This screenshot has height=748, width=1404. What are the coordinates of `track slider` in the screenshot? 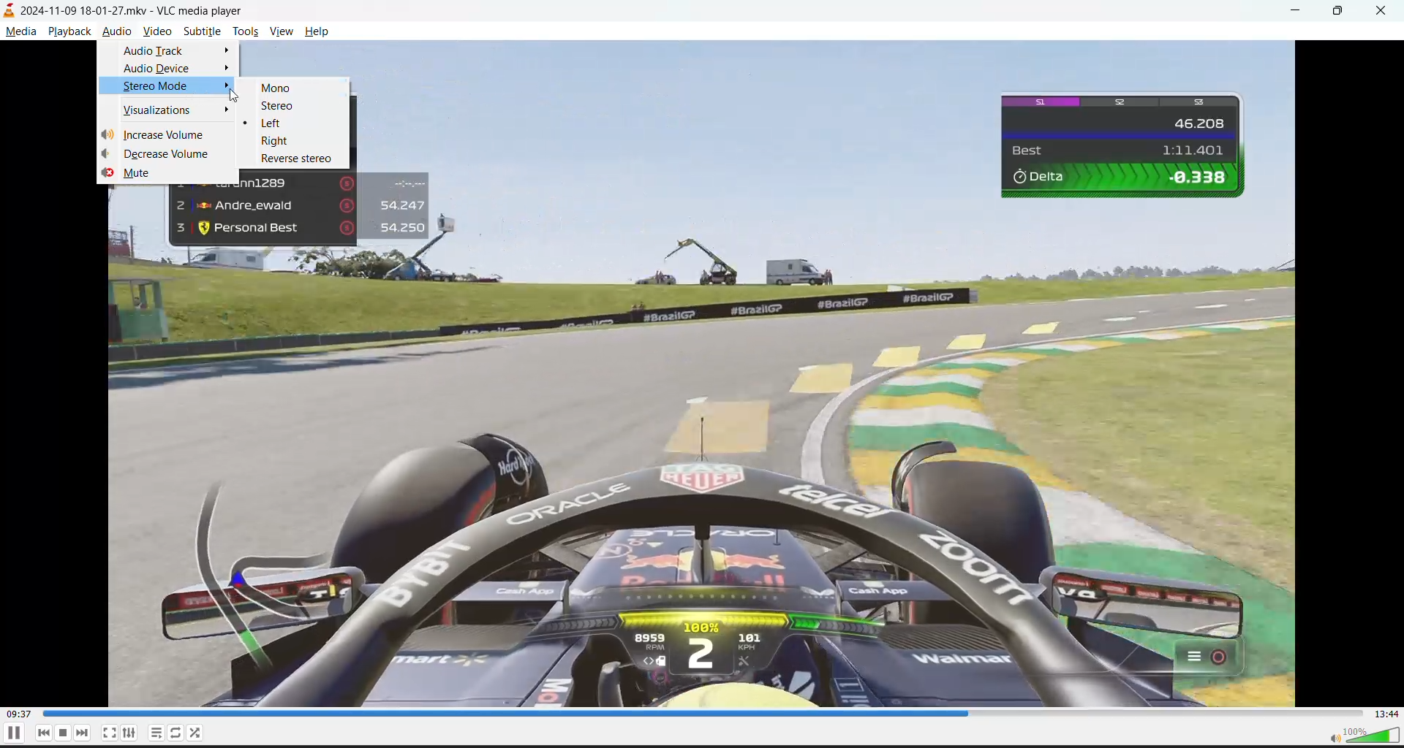 It's located at (702, 713).